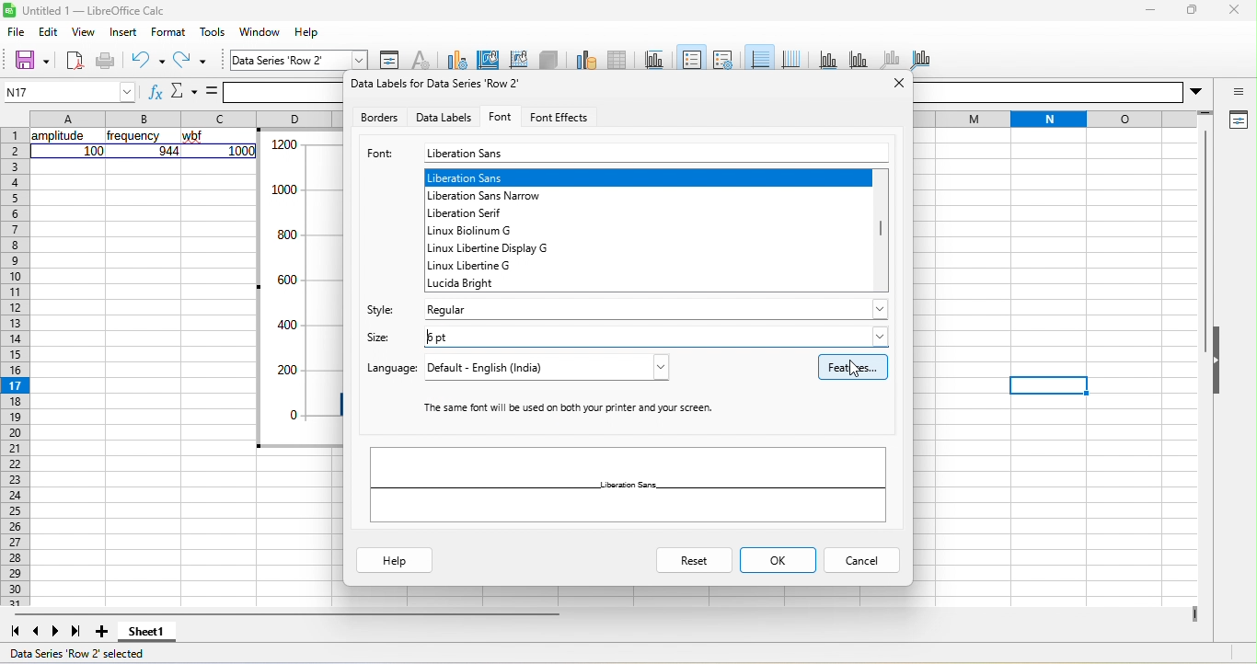 This screenshot has width=1257, height=664. What do you see at coordinates (864, 561) in the screenshot?
I see `cancel` at bounding box center [864, 561].